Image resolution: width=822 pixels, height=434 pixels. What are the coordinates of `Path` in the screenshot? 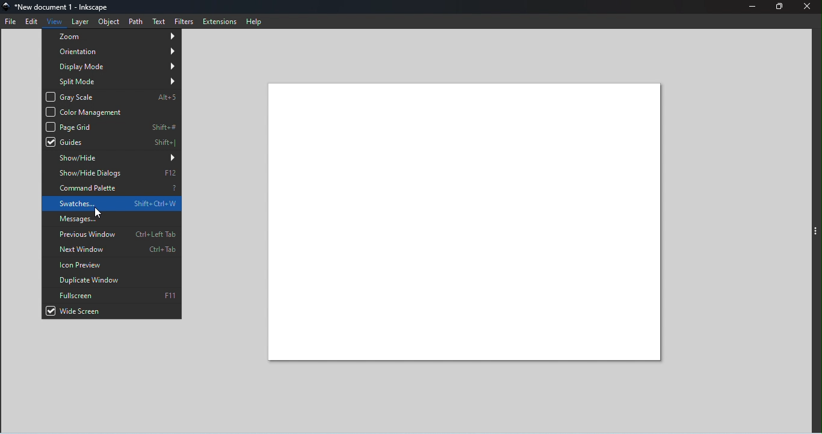 It's located at (138, 22).